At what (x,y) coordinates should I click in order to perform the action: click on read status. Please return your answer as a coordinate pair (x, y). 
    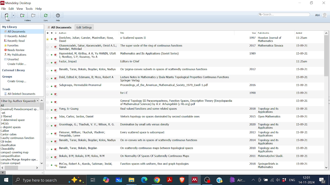
    Looking at the image, I should click on (53, 149).